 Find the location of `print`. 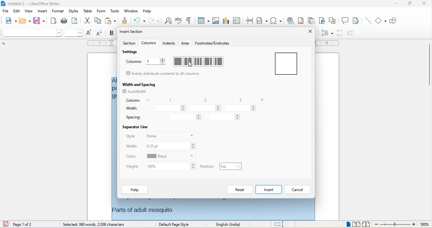

print is located at coordinates (64, 20).